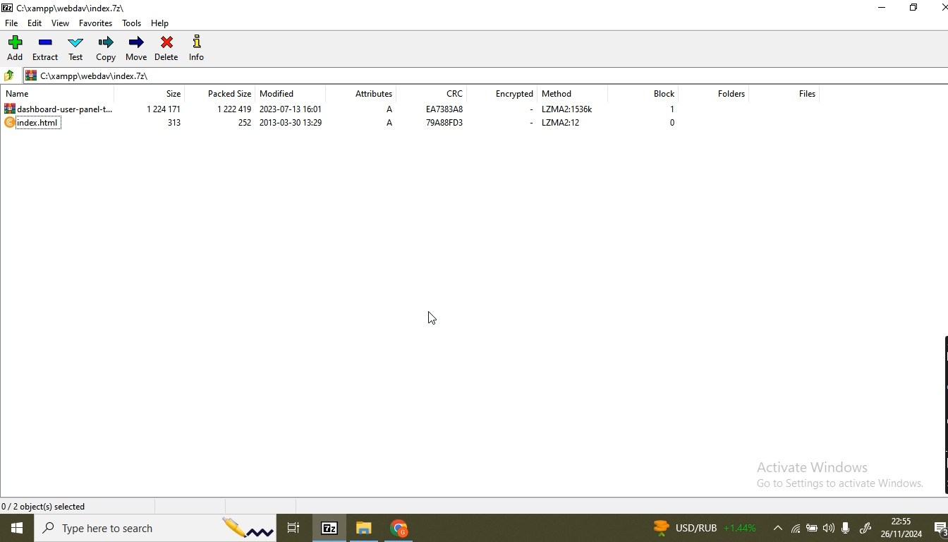 The width and height of the screenshot is (948, 542). What do you see at coordinates (866, 529) in the screenshot?
I see `windows ink worspace` at bounding box center [866, 529].